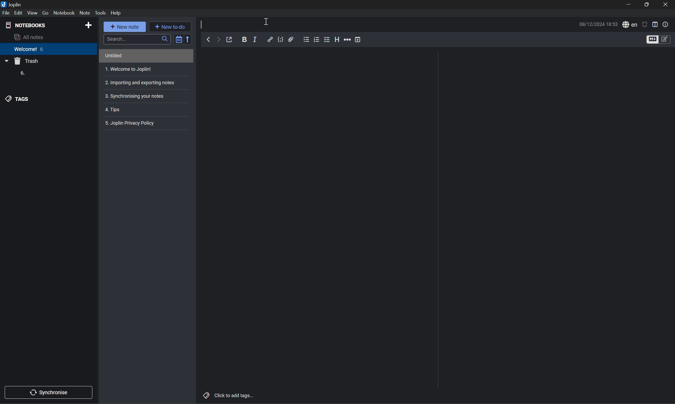 The height and width of the screenshot is (404, 675). What do you see at coordinates (33, 13) in the screenshot?
I see `View` at bounding box center [33, 13].